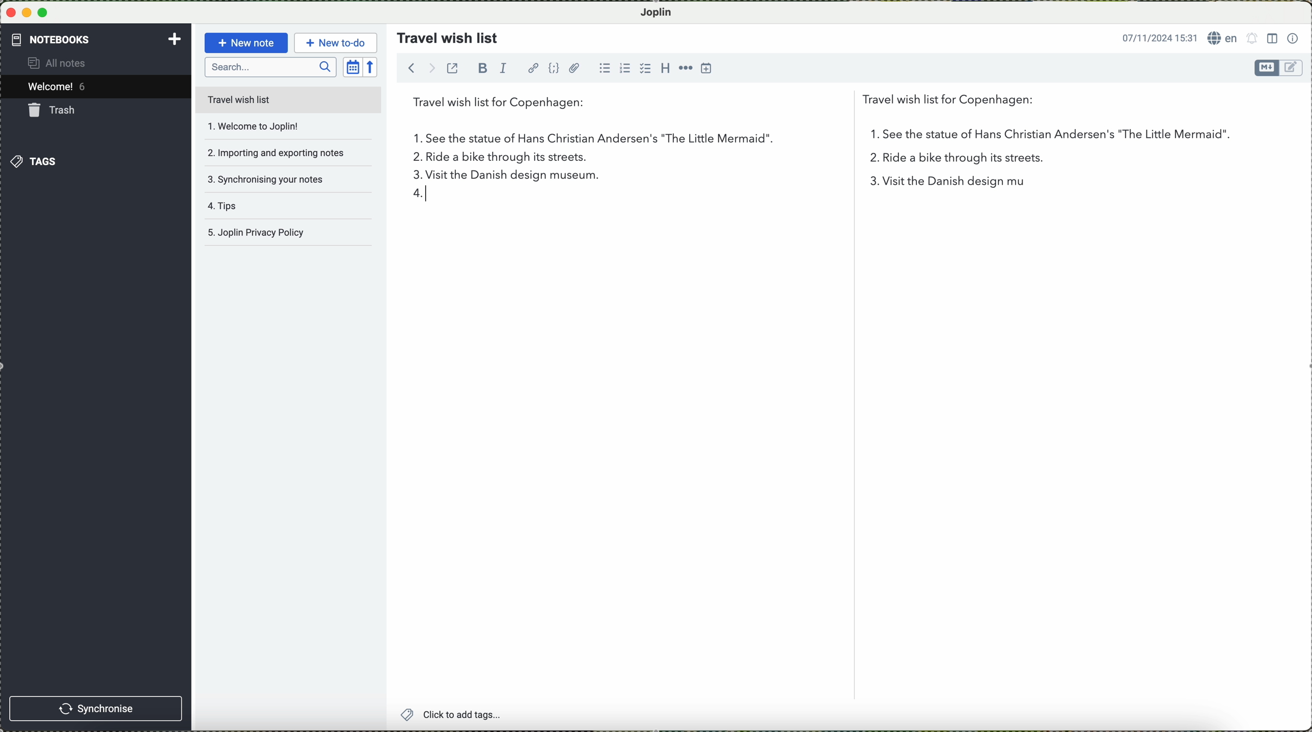 This screenshot has width=1312, height=732. Describe the element at coordinates (60, 88) in the screenshot. I see `welcome 5` at that location.